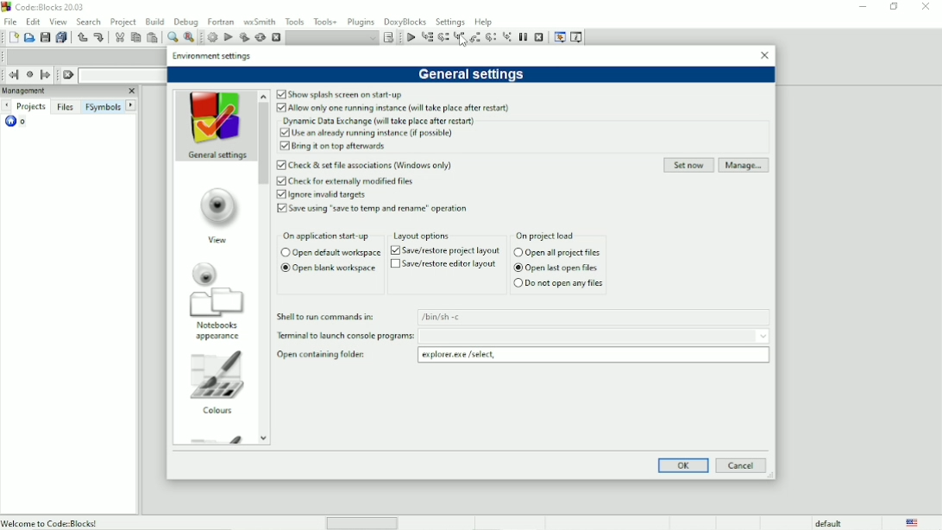 This screenshot has height=530, width=942. Describe the element at coordinates (264, 95) in the screenshot. I see `scroll up` at that location.